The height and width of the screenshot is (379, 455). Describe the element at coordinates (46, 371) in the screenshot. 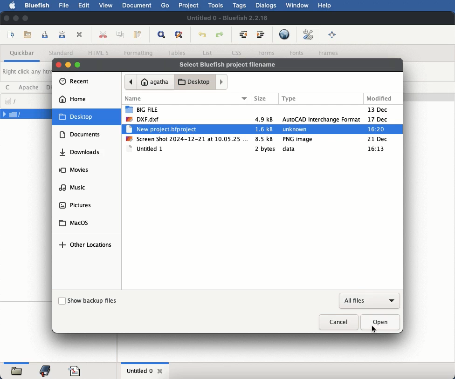

I see `bookmark` at that location.